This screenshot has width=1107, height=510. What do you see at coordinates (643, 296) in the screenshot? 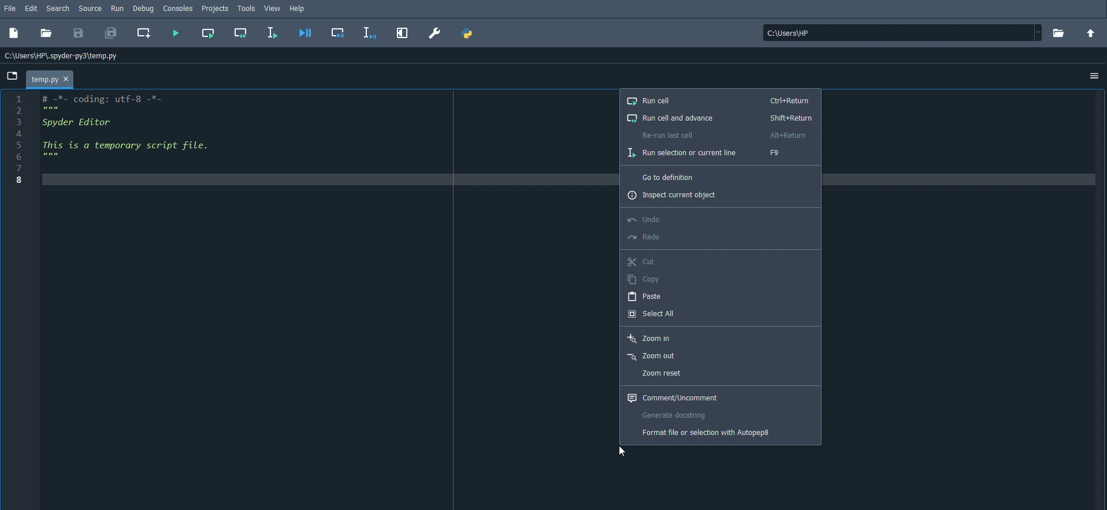
I see `Paste` at bounding box center [643, 296].